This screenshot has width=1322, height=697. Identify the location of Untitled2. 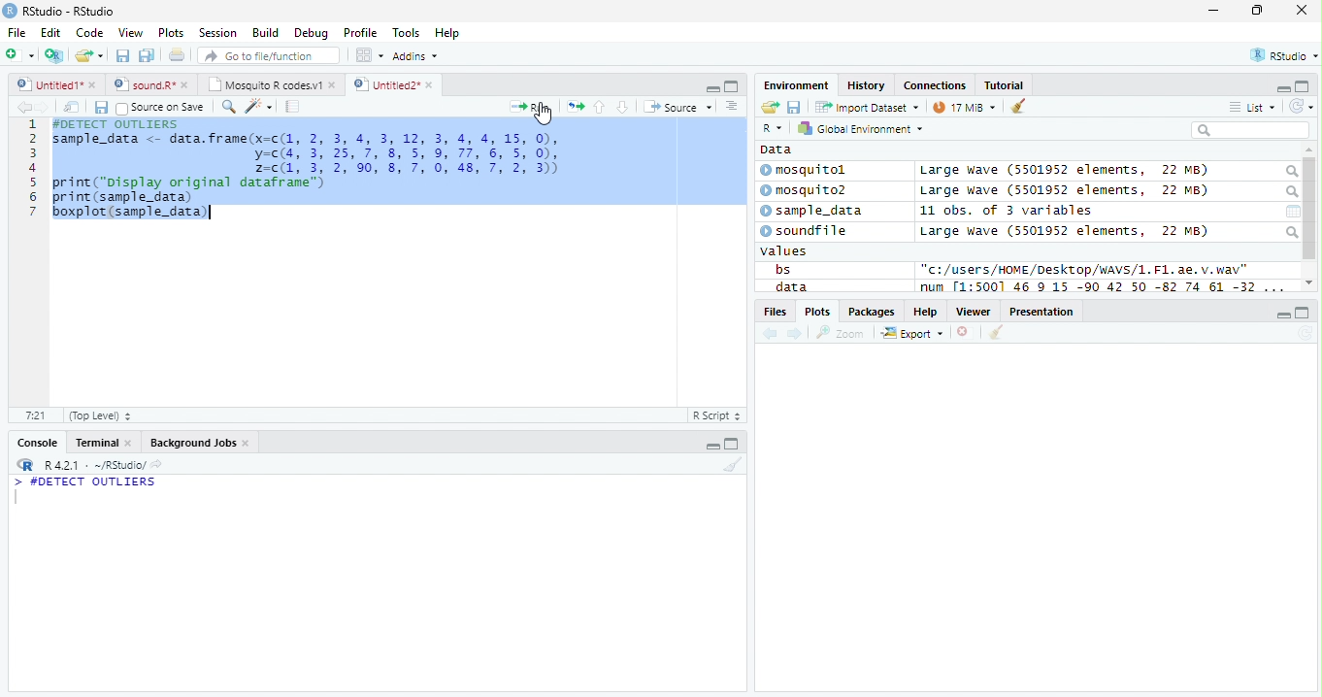
(393, 85).